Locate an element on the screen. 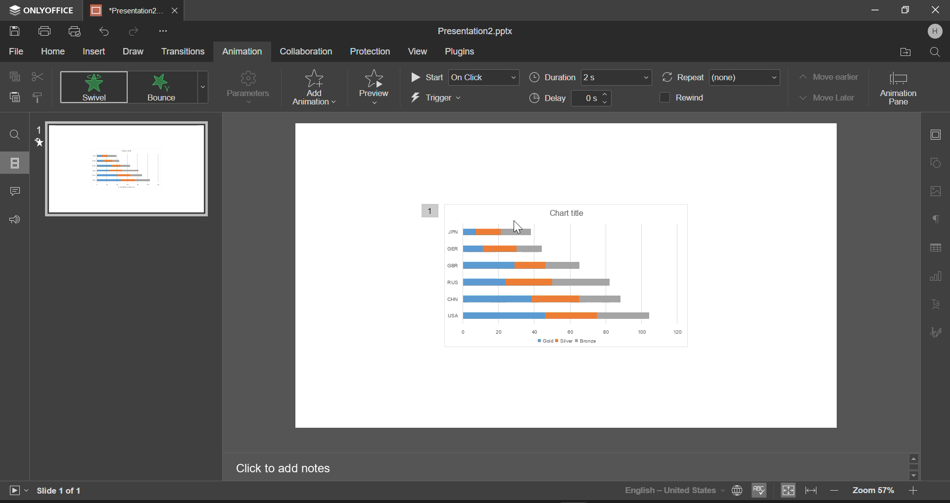 The height and width of the screenshot is (503, 950). Transitions is located at coordinates (184, 51).